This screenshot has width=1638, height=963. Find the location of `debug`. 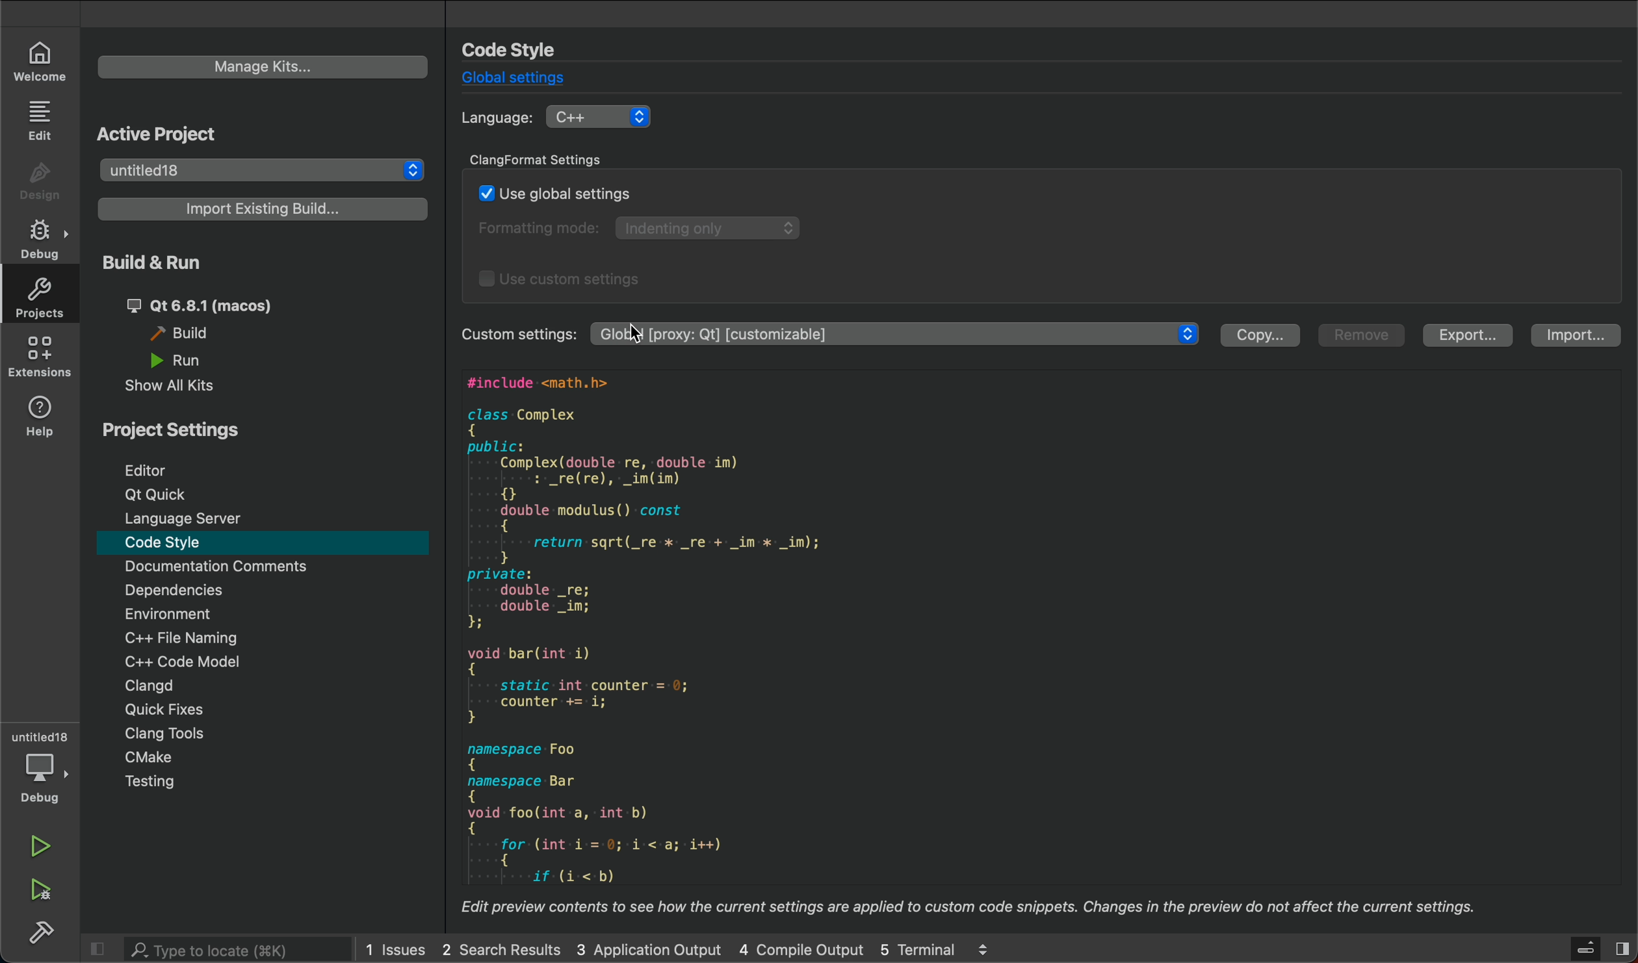

debug is located at coordinates (40, 239).